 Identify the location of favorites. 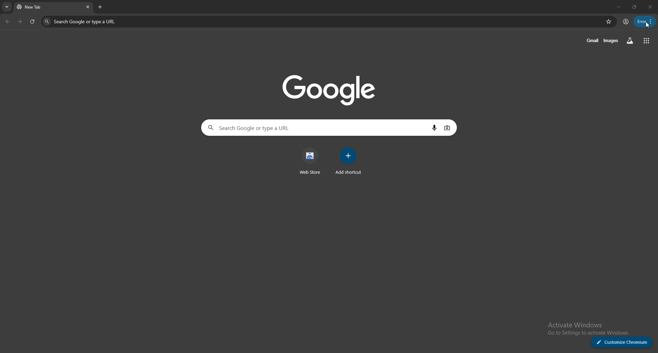
(609, 21).